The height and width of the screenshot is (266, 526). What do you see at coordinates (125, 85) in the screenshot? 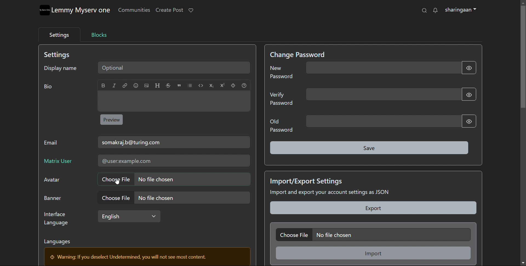
I see `link` at bounding box center [125, 85].